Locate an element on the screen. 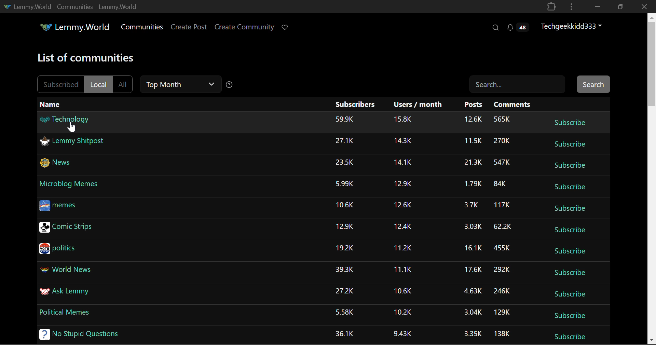  Subscribe is located at coordinates (570, 250).